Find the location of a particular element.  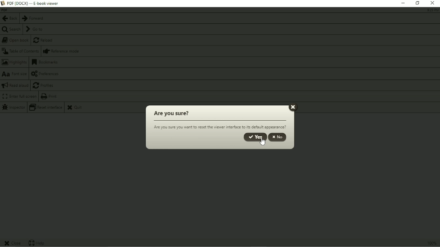

Quit is located at coordinates (76, 108).